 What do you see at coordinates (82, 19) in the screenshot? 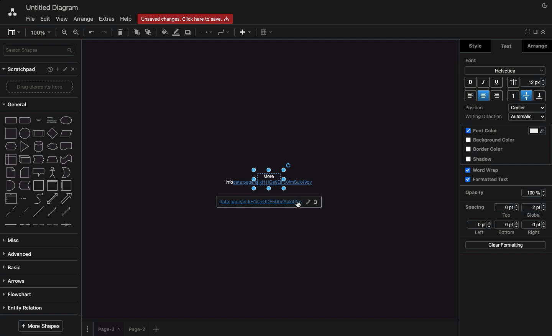
I see `Arrange` at bounding box center [82, 19].